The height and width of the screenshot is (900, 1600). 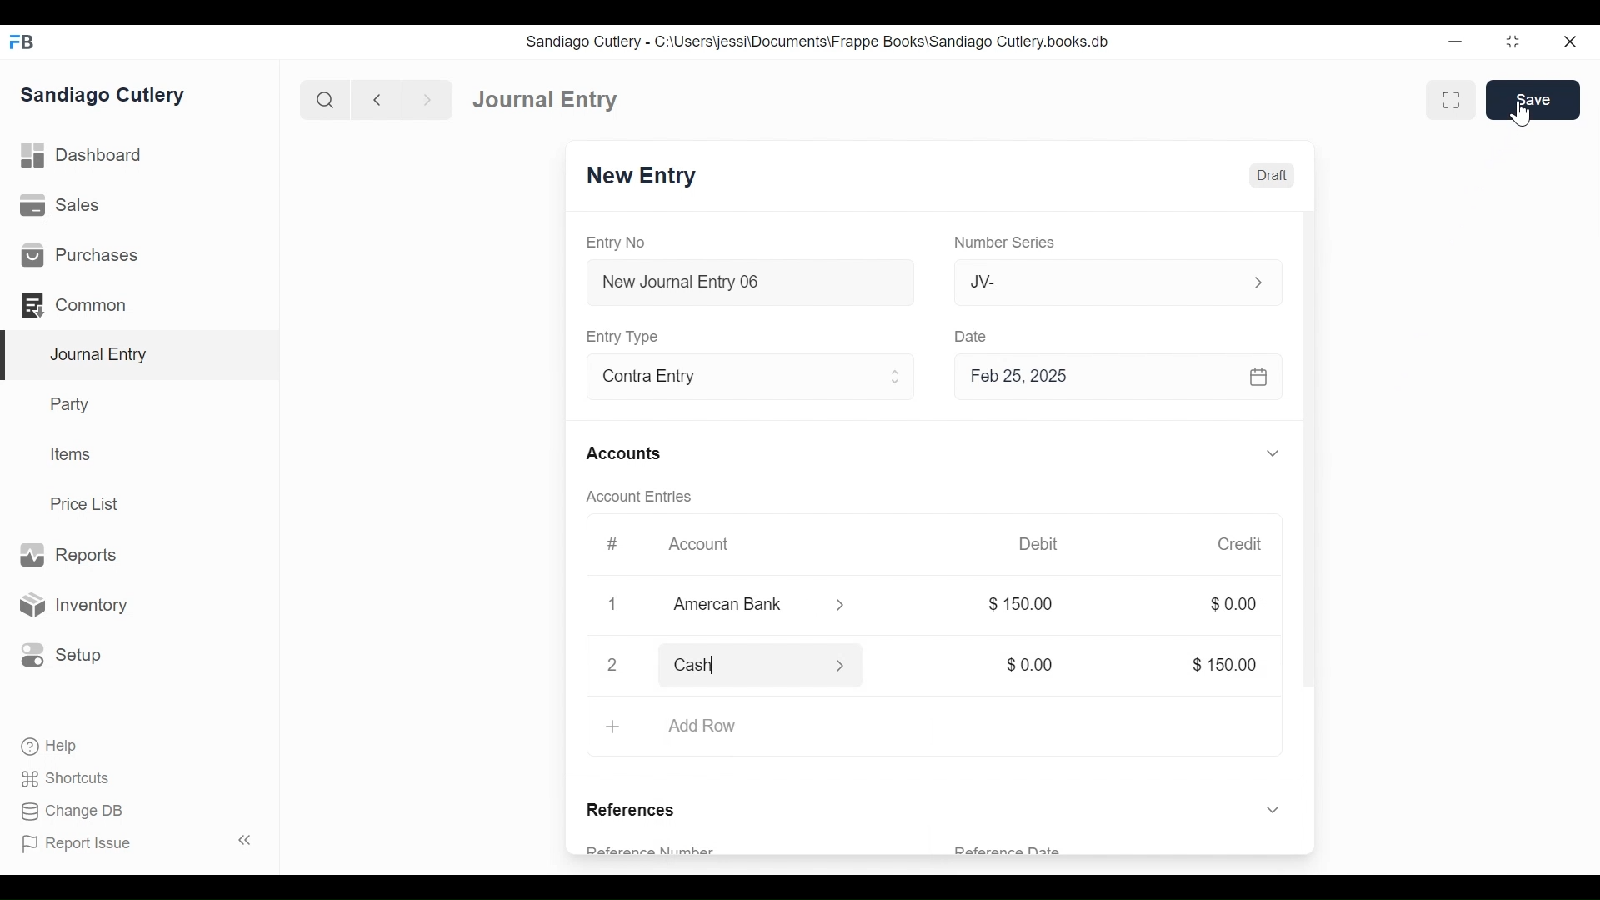 I want to click on Price List, so click(x=90, y=504).